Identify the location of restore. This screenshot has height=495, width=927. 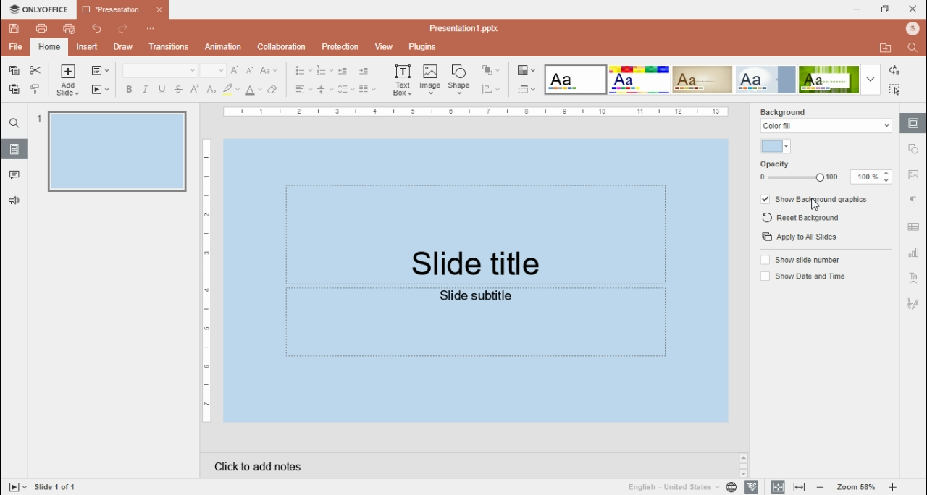
(885, 9).